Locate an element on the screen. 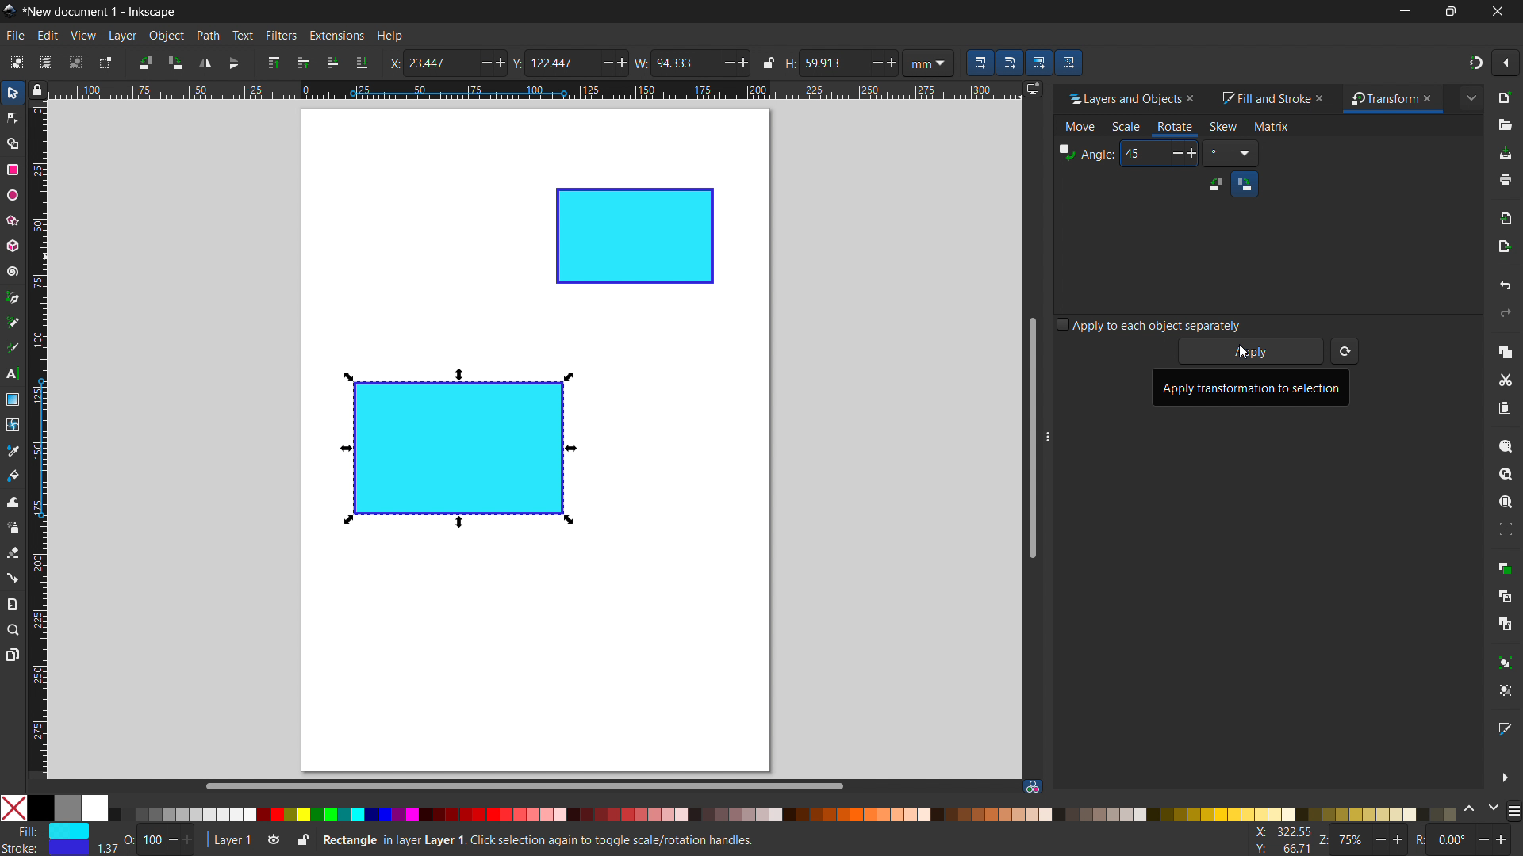  reset is located at coordinates (1345, 351).